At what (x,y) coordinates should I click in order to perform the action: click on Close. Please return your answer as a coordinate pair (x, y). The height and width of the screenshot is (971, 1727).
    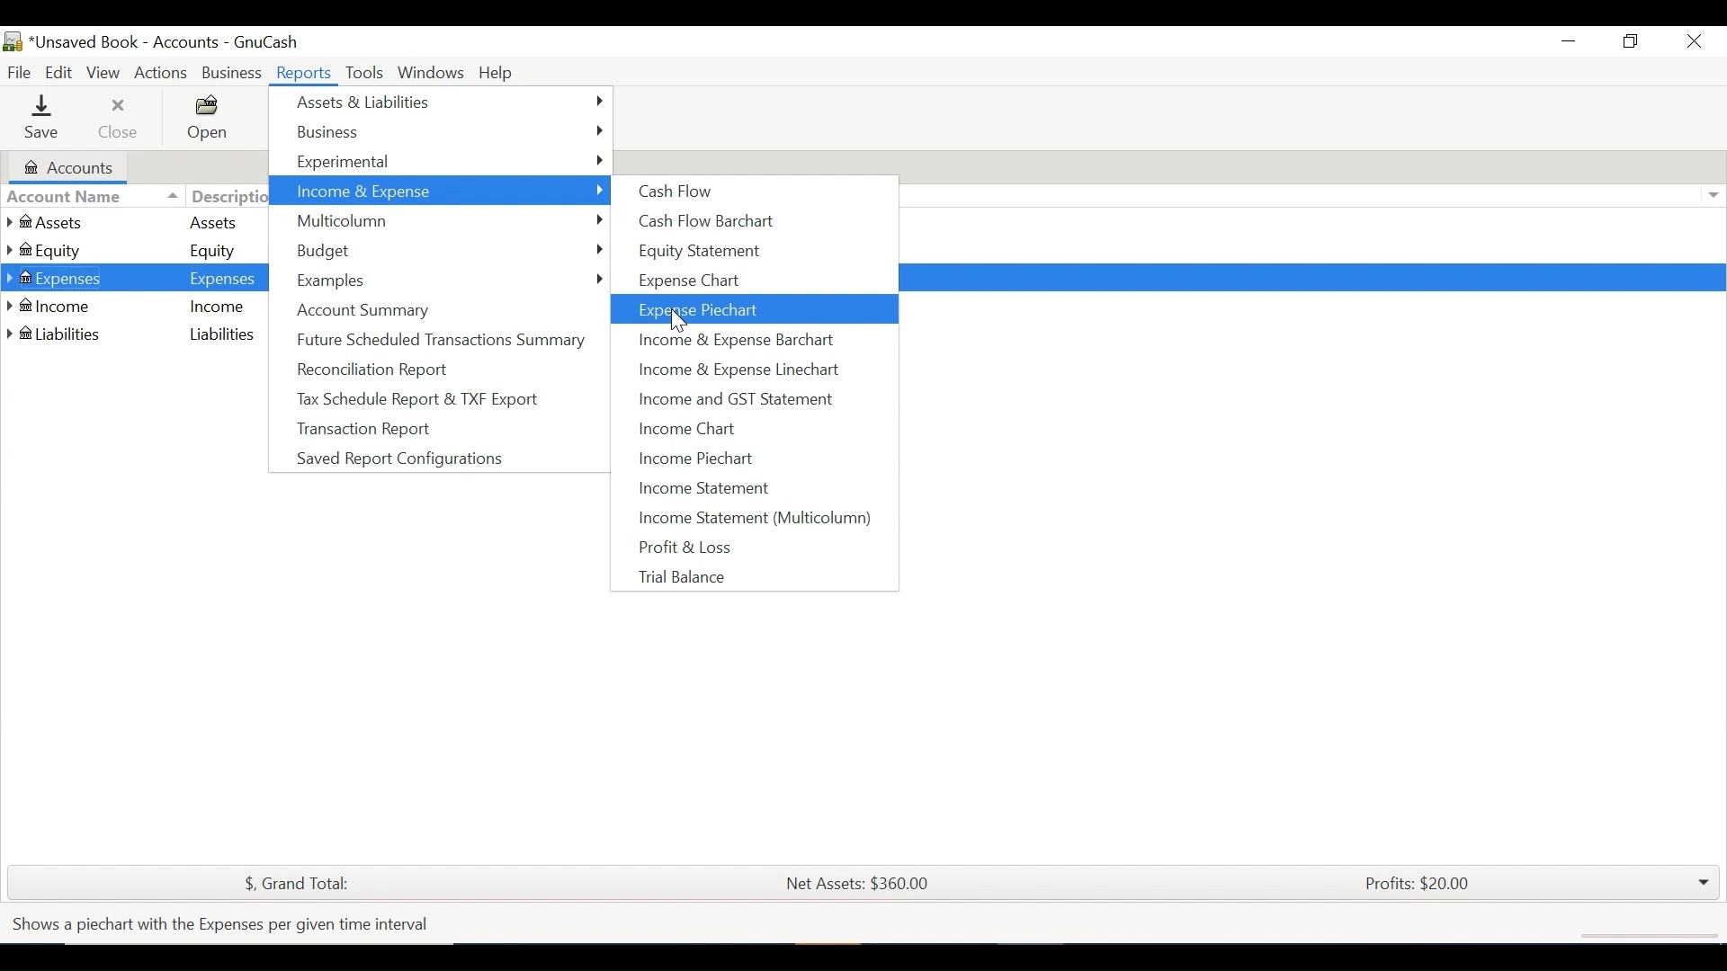
    Looking at the image, I should click on (1696, 42).